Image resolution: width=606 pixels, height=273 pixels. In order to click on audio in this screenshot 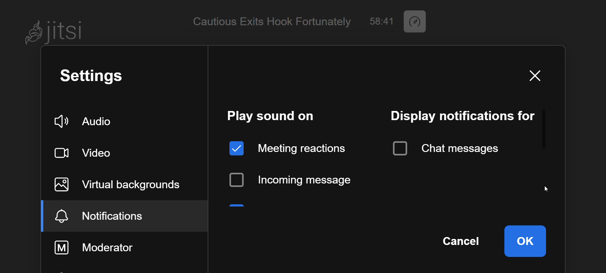, I will do `click(87, 119)`.